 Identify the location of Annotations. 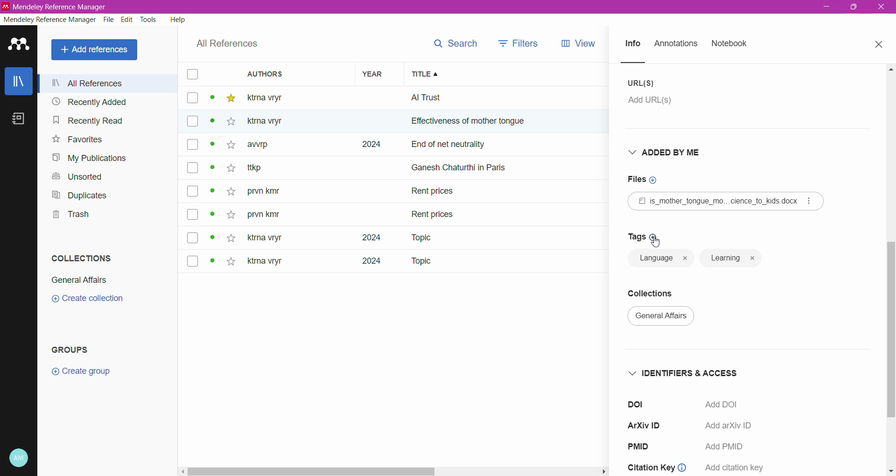
(676, 44).